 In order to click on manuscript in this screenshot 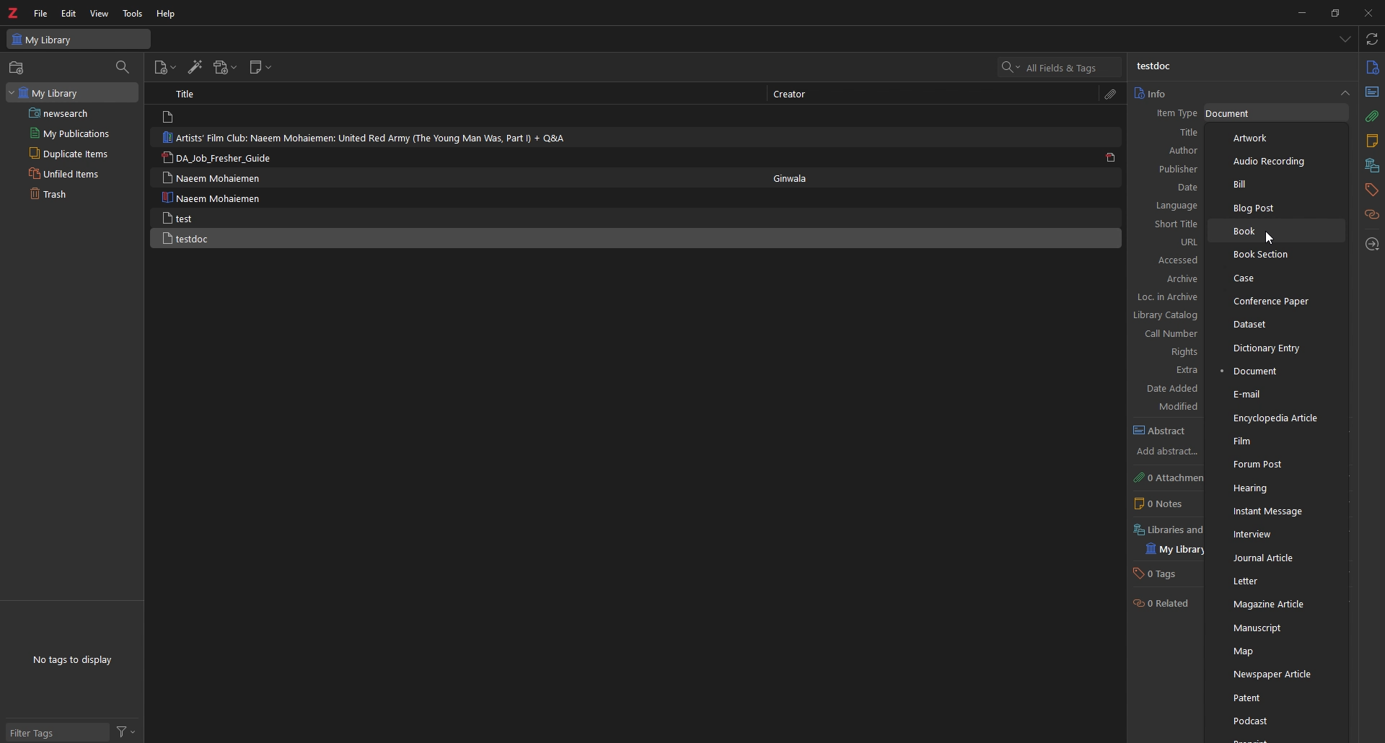, I will do `click(1276, 628)`.